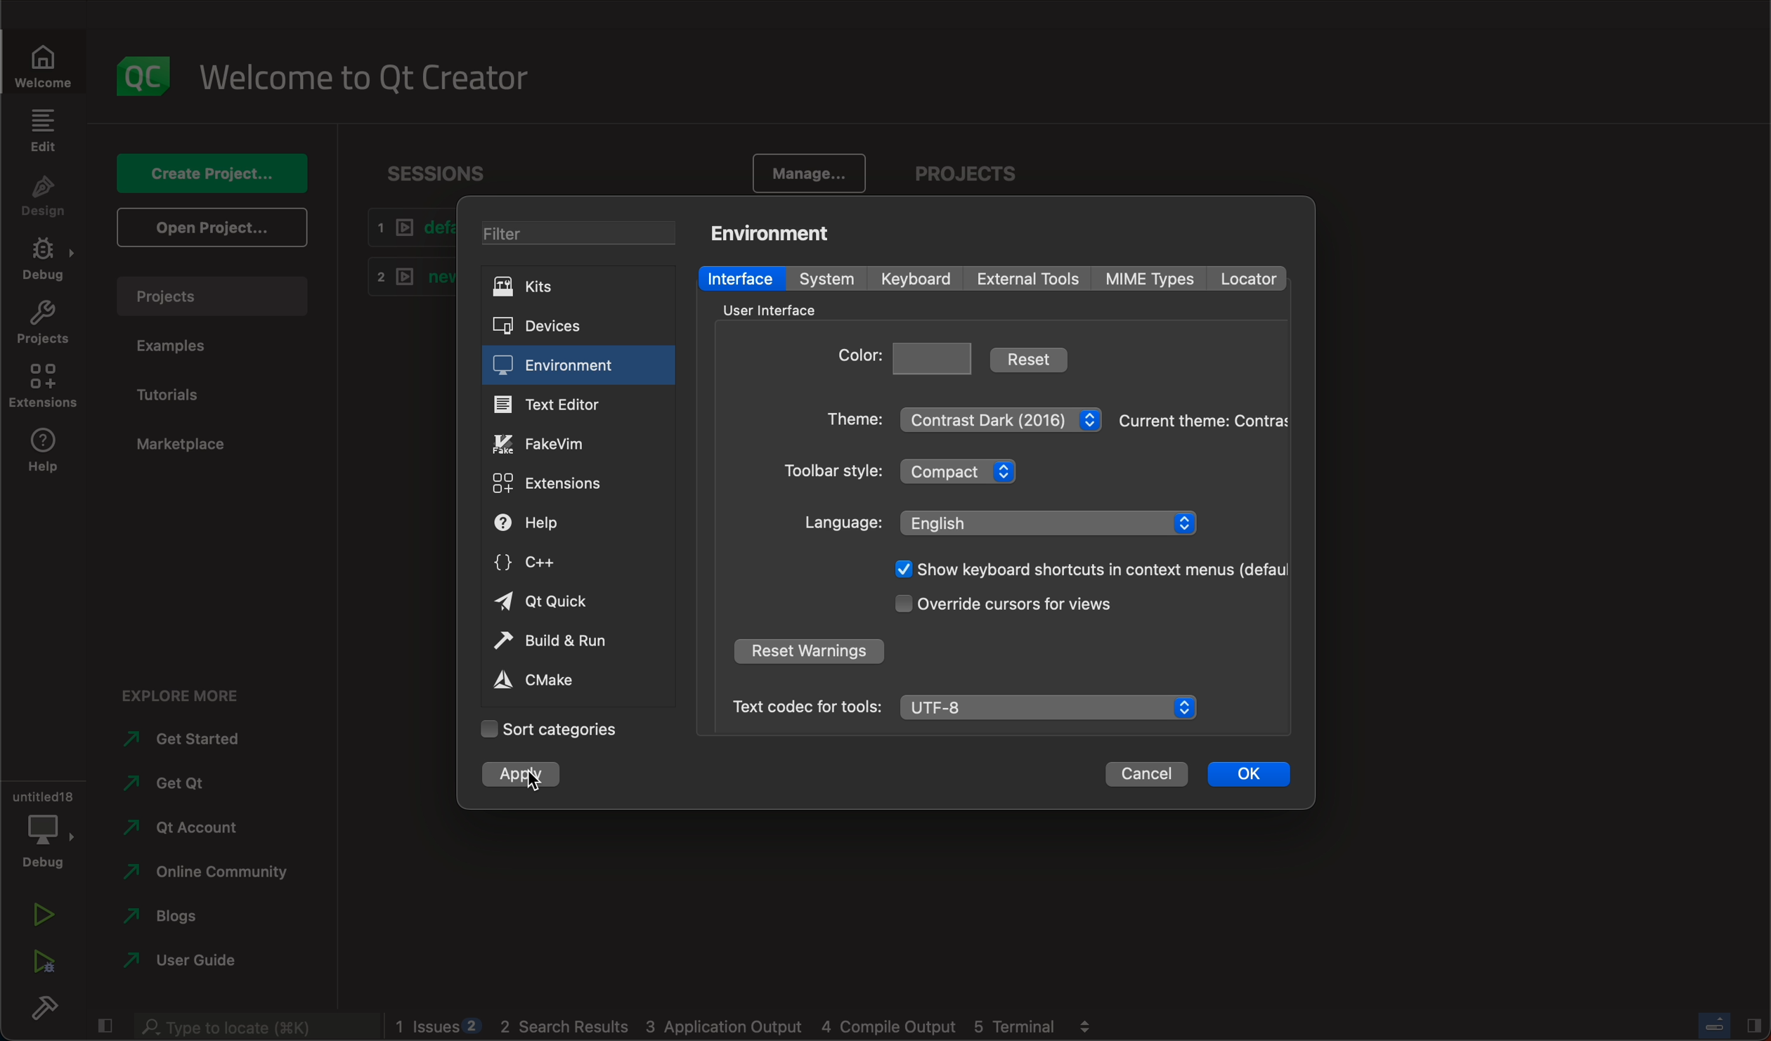 The height and width of the screenshot is (1041, 1771). Describe the element at coordinates (513, 774) in the screenshot. I see `selected` at that location.